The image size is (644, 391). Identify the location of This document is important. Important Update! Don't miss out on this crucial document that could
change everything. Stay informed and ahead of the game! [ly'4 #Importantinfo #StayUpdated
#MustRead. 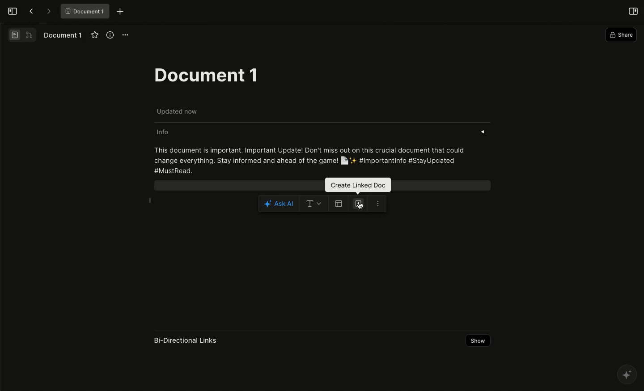
(310, 159).